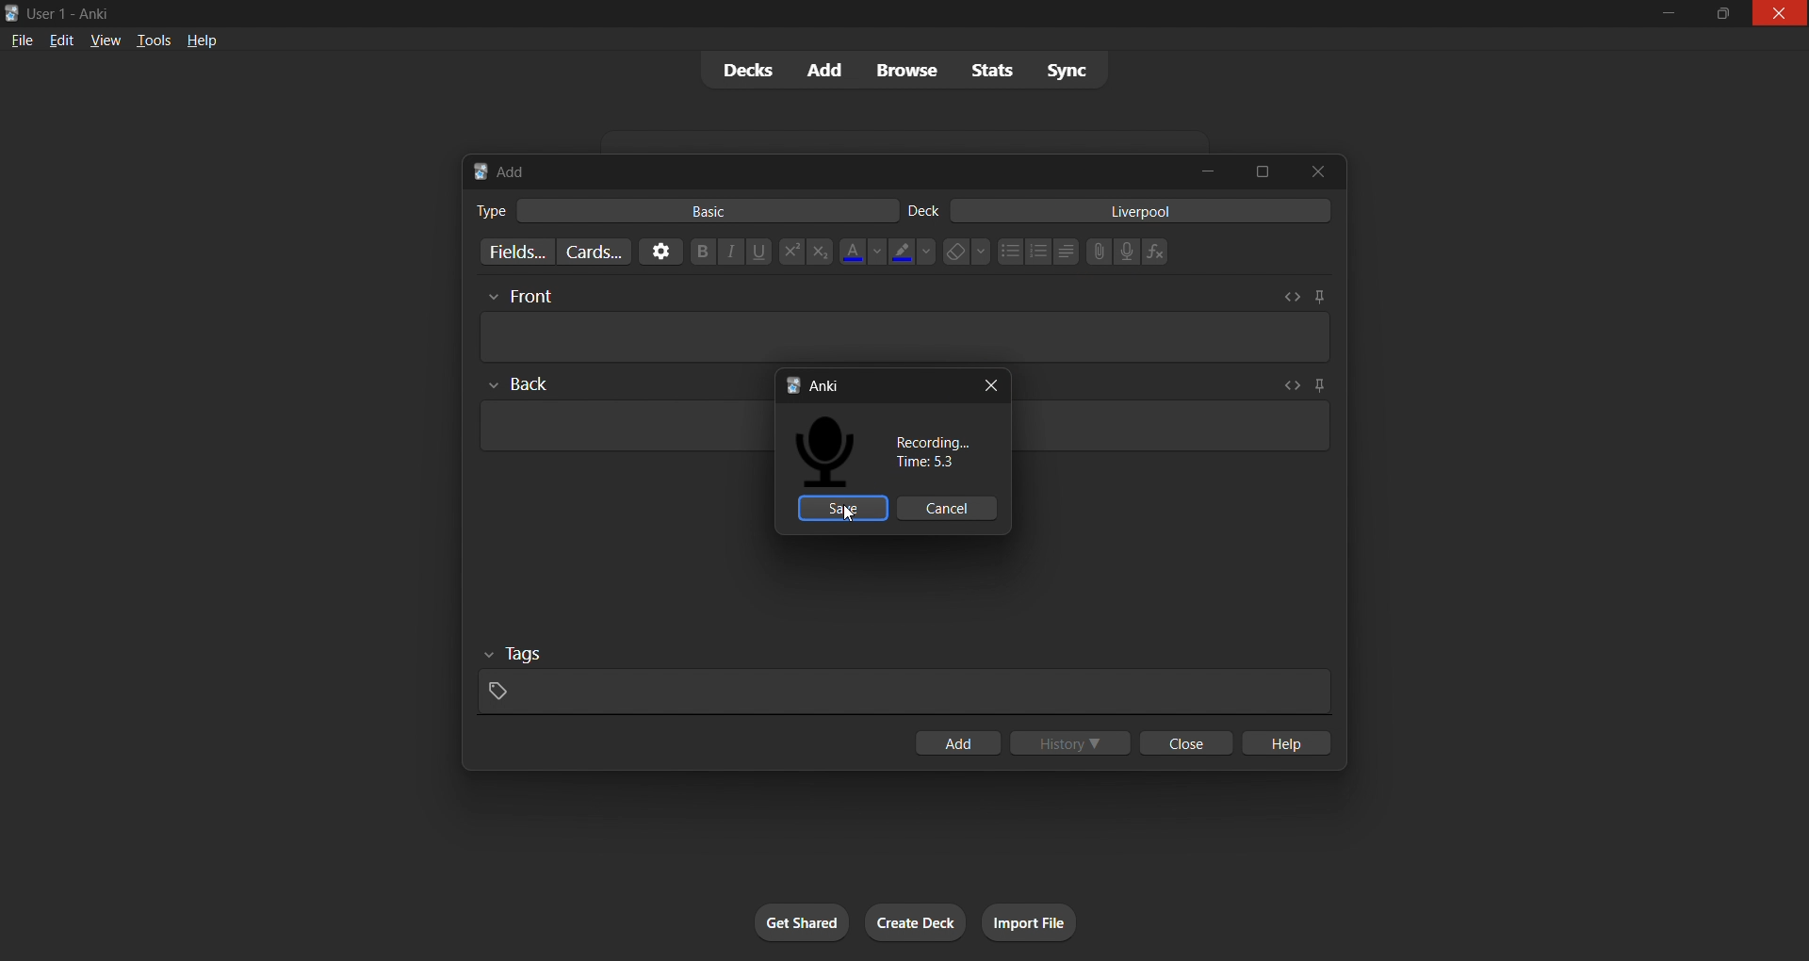  What do you see at coordinates (18, 41) in the screenshot?
I see `file` at bounding box center [18, 41].